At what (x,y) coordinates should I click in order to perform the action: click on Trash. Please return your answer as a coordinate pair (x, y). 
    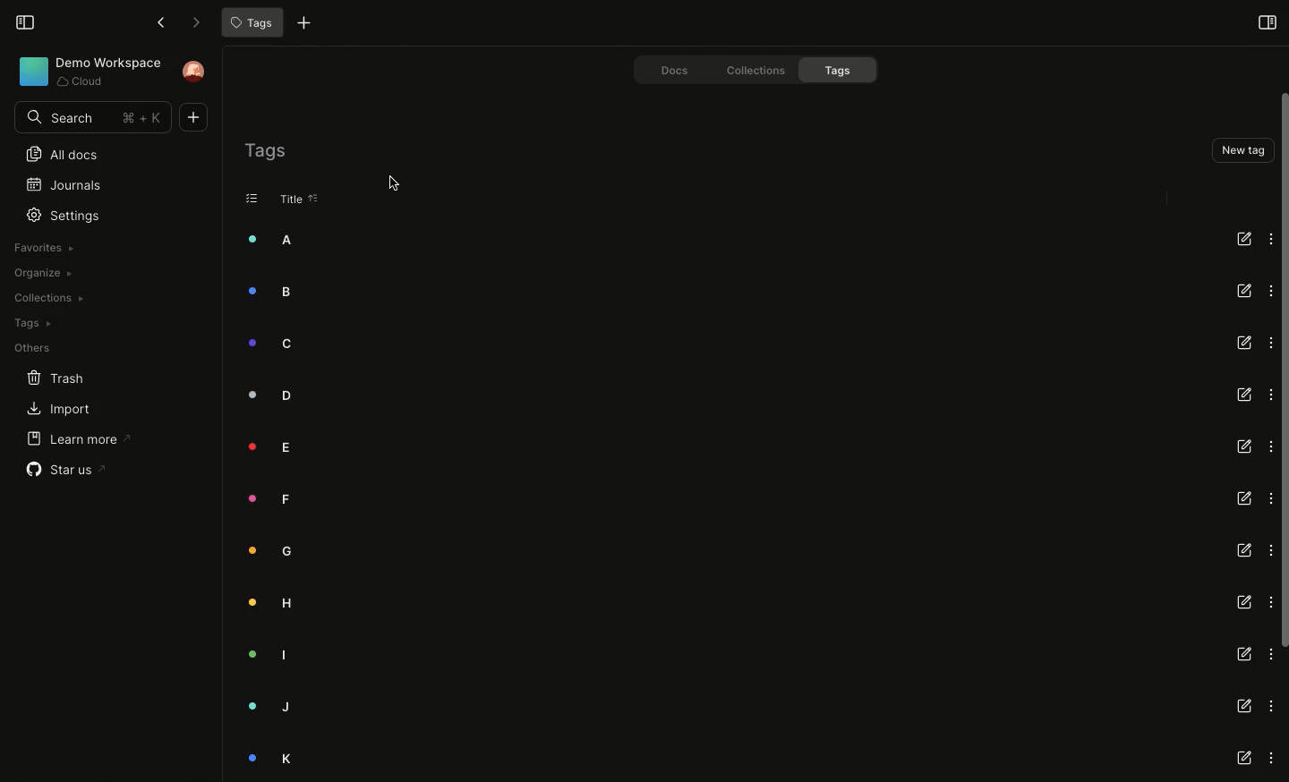
    Looking at the image, I should click on (45, 377).